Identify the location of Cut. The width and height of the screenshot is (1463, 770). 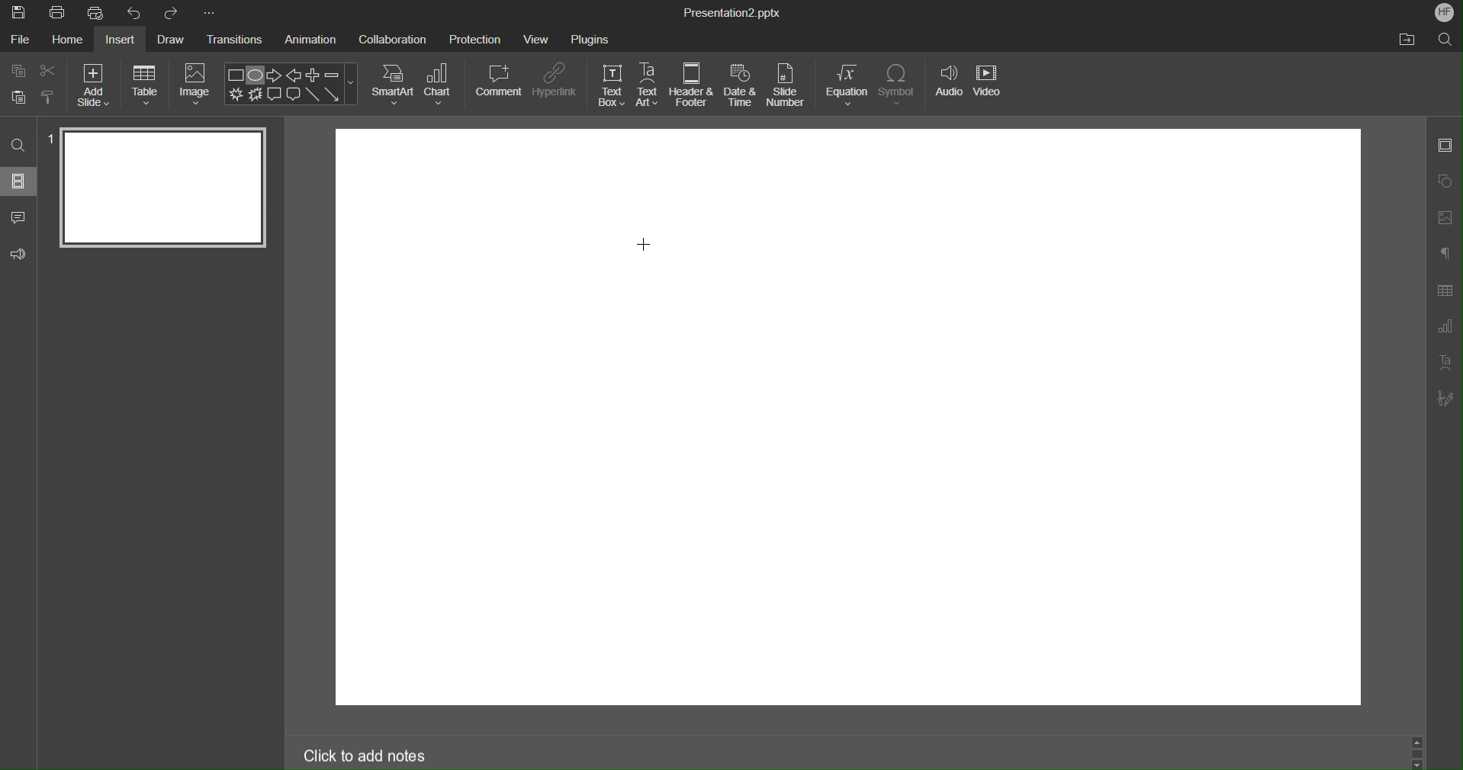
(50, 70).